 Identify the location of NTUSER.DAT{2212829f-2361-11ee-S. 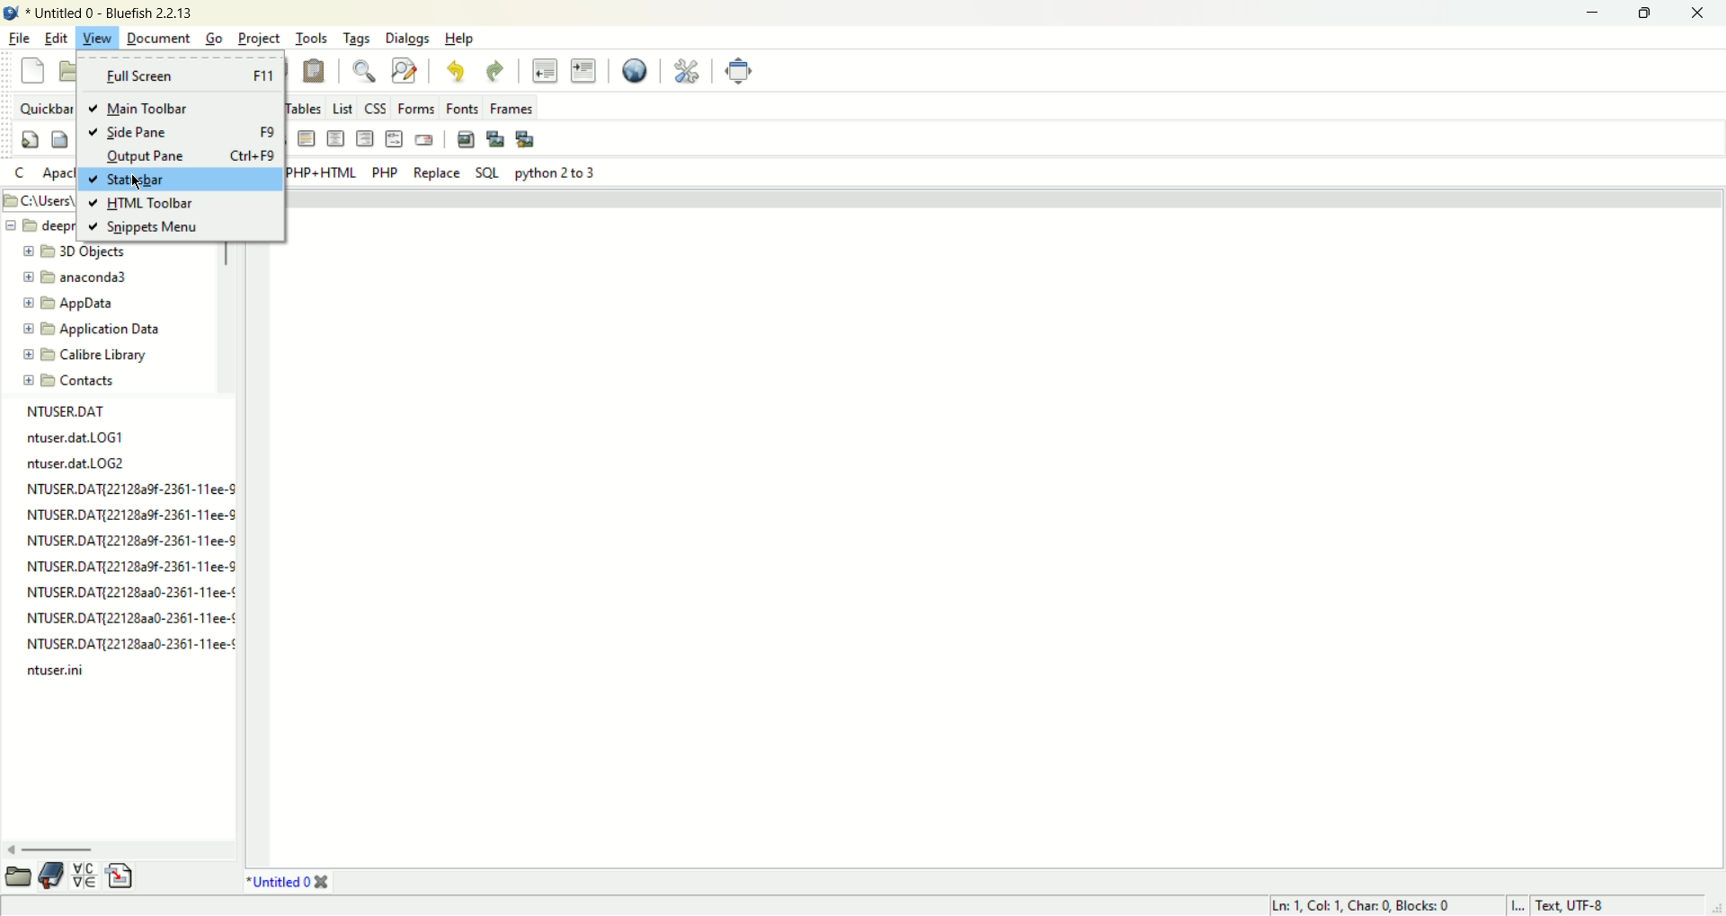
(129, 542).